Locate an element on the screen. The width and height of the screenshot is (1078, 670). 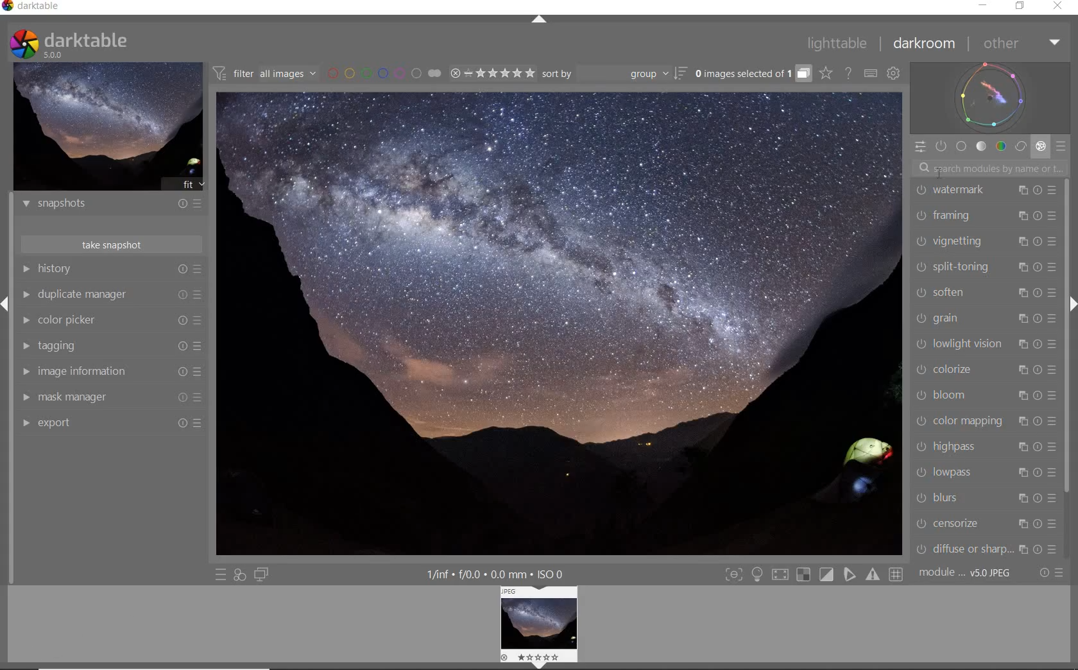
Presets and preferences is located at coordinates (200, 292).